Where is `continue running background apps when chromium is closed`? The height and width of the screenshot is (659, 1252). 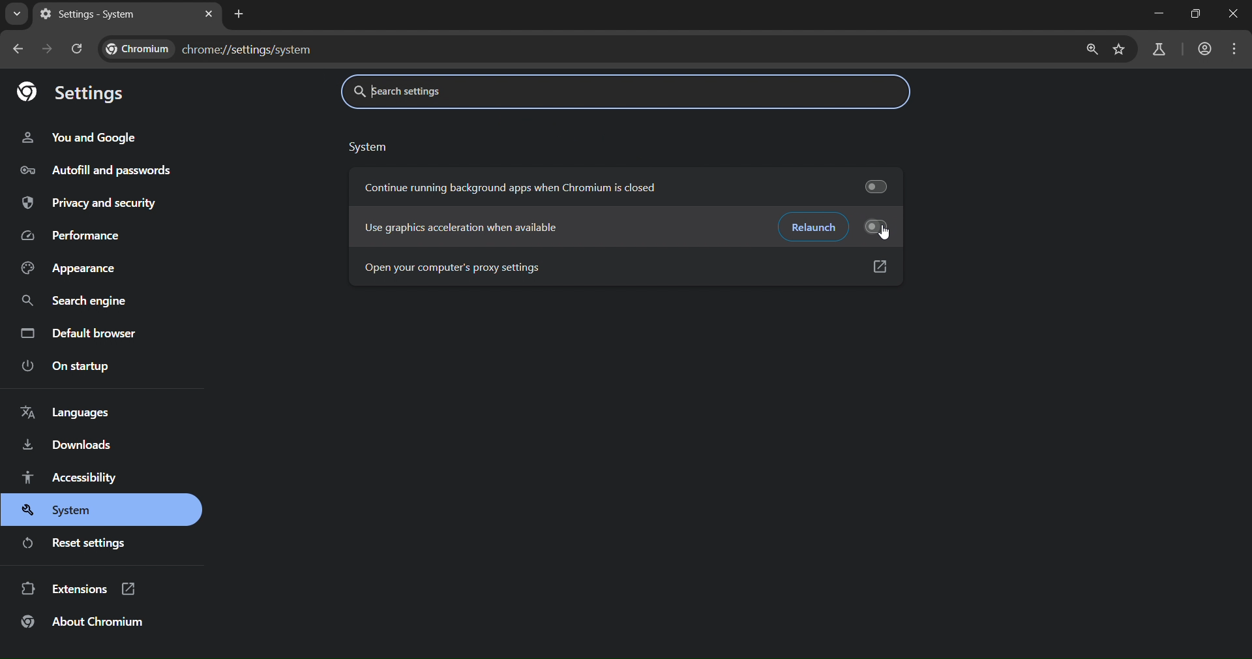 continue running background apps when chromium is closed is located at coordinates (514, 186).